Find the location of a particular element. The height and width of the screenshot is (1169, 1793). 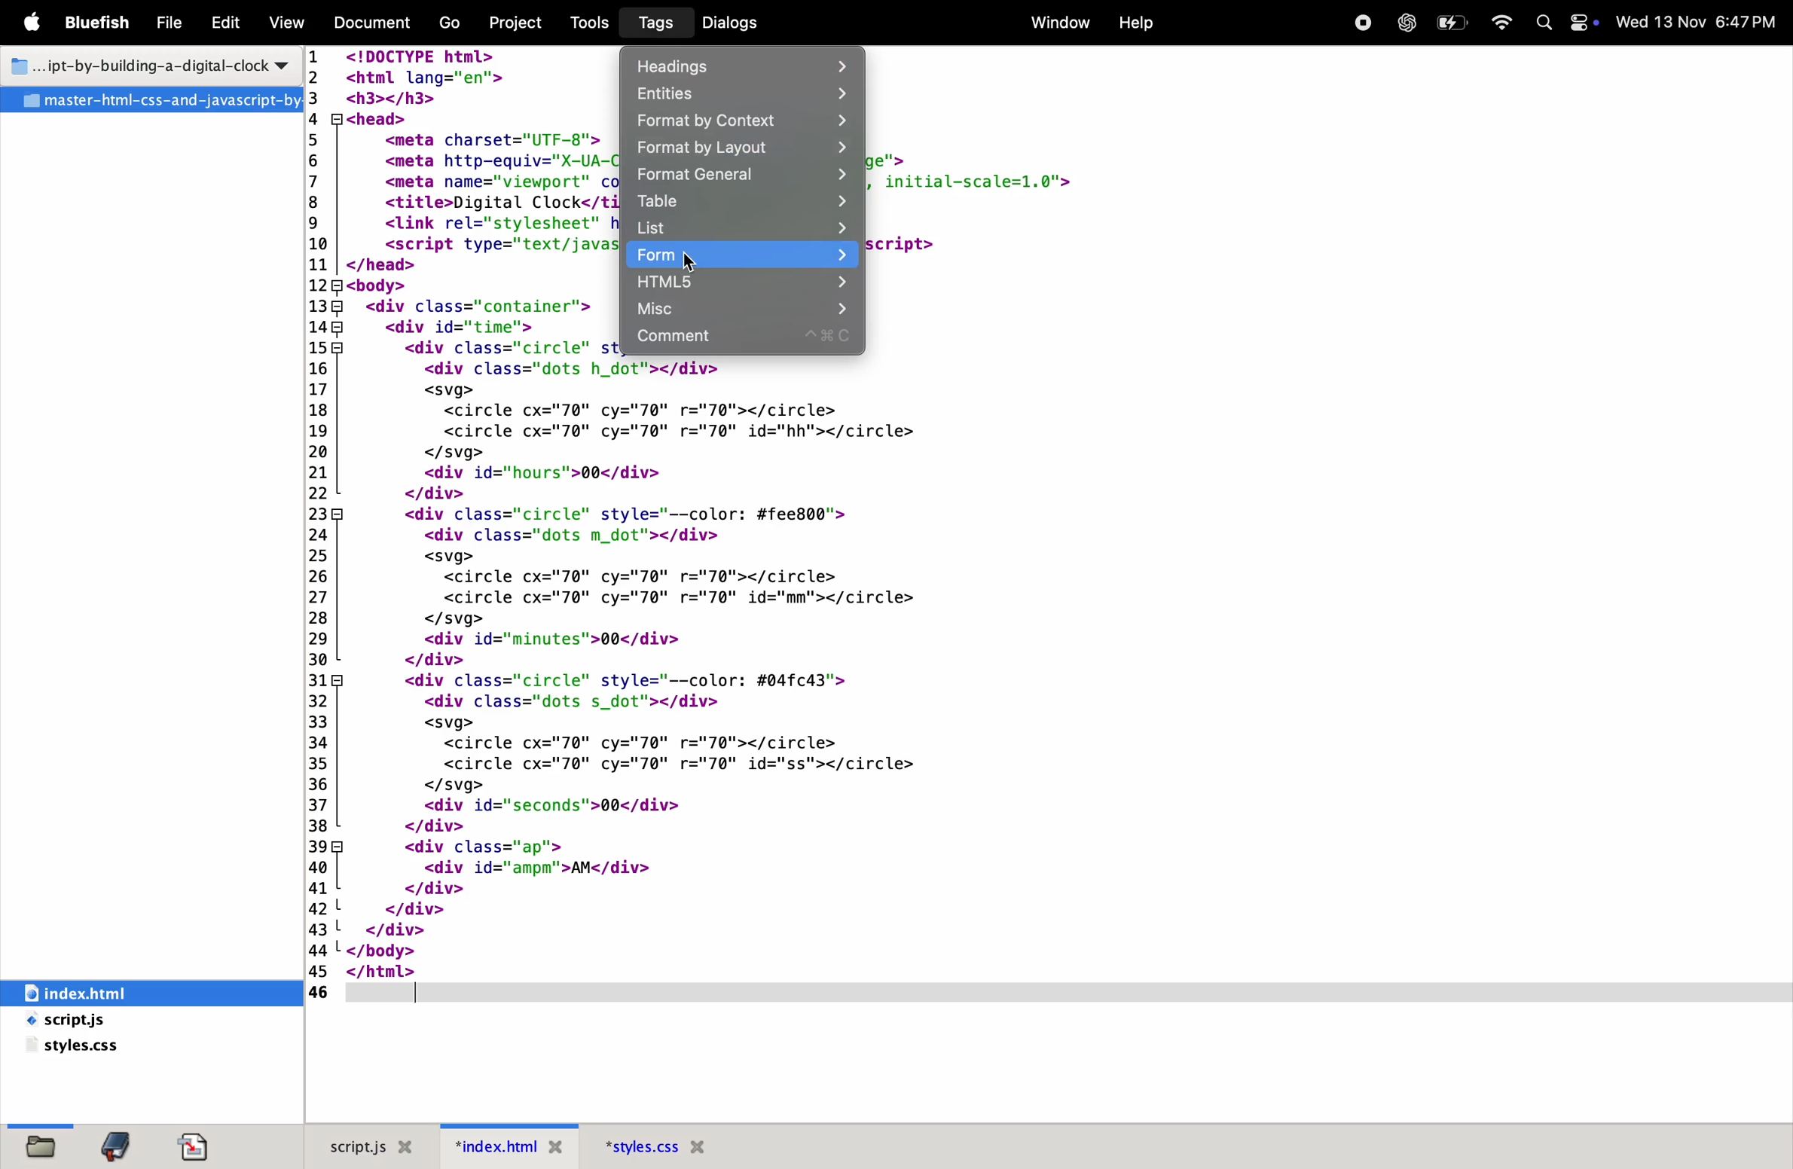

entites is located at coordinates (751, 94).